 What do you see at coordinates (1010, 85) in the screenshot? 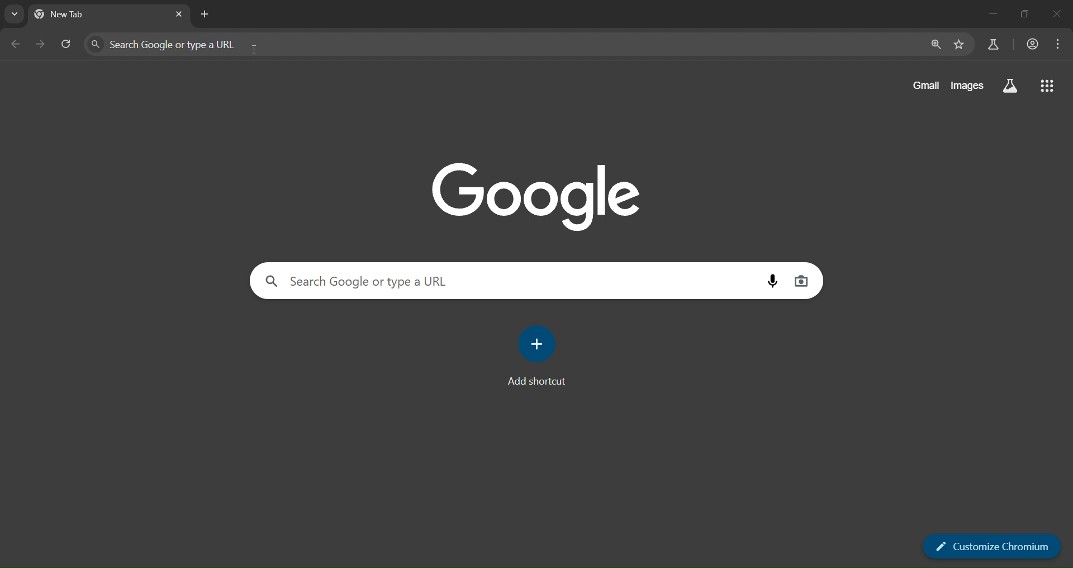
I see `search labs` at bounding box center [1010, 85].